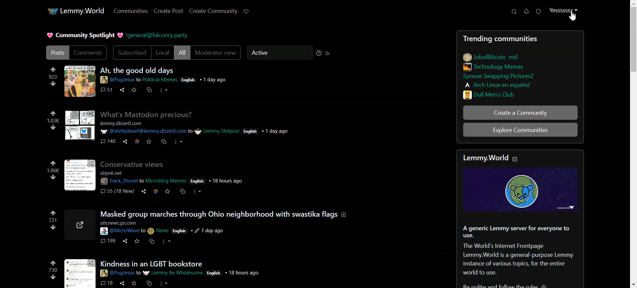 The width and height of the screenshot is (637, 288). I want to click on post details, so click(174, 177).